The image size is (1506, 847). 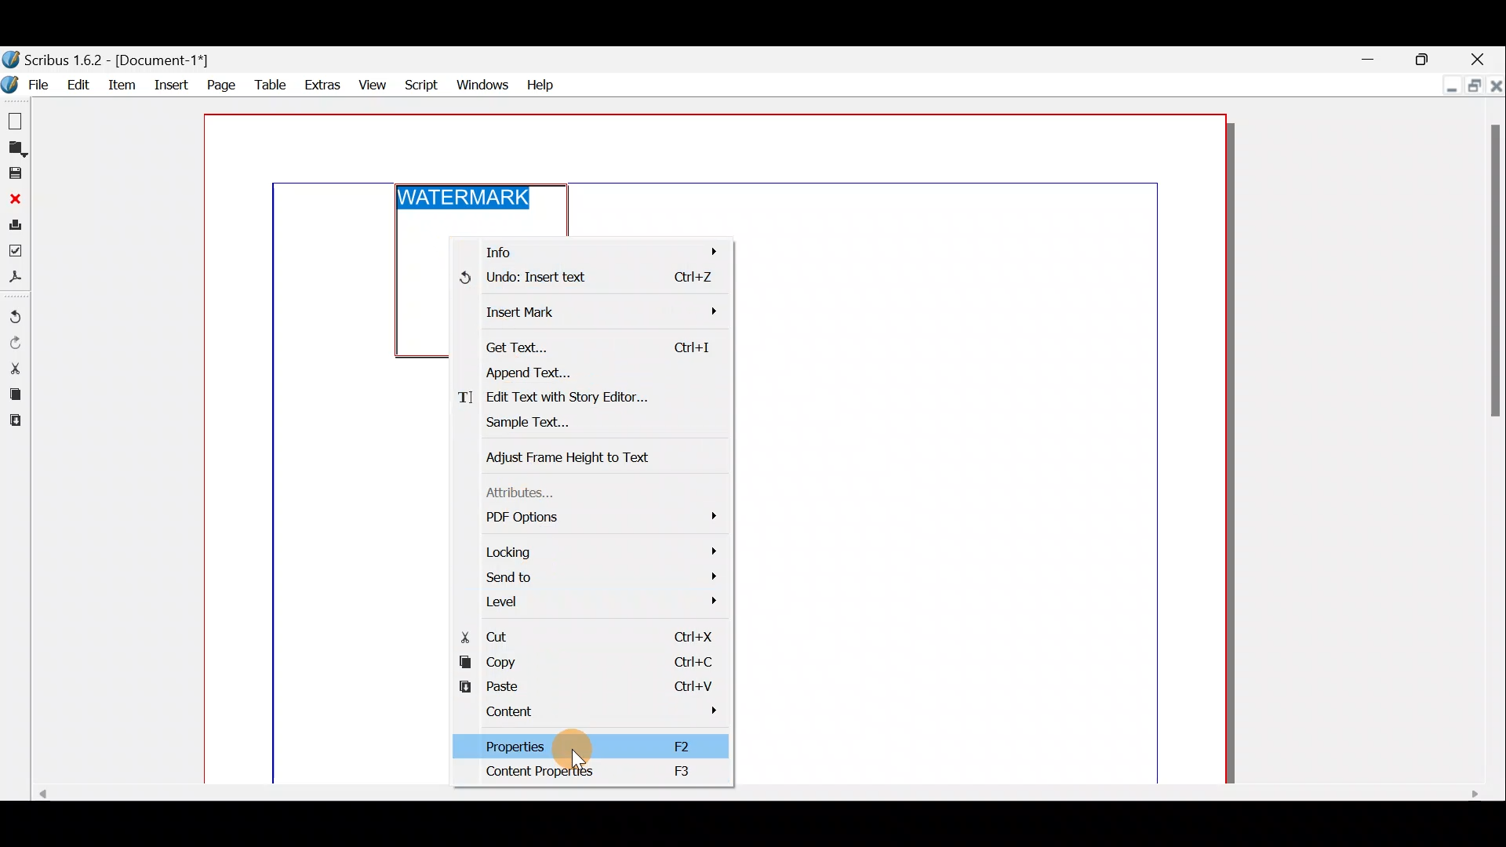 What do you see at coordinates (589, 682) in the screenshot?
I see `Paste` at bounding box center [589, 682].